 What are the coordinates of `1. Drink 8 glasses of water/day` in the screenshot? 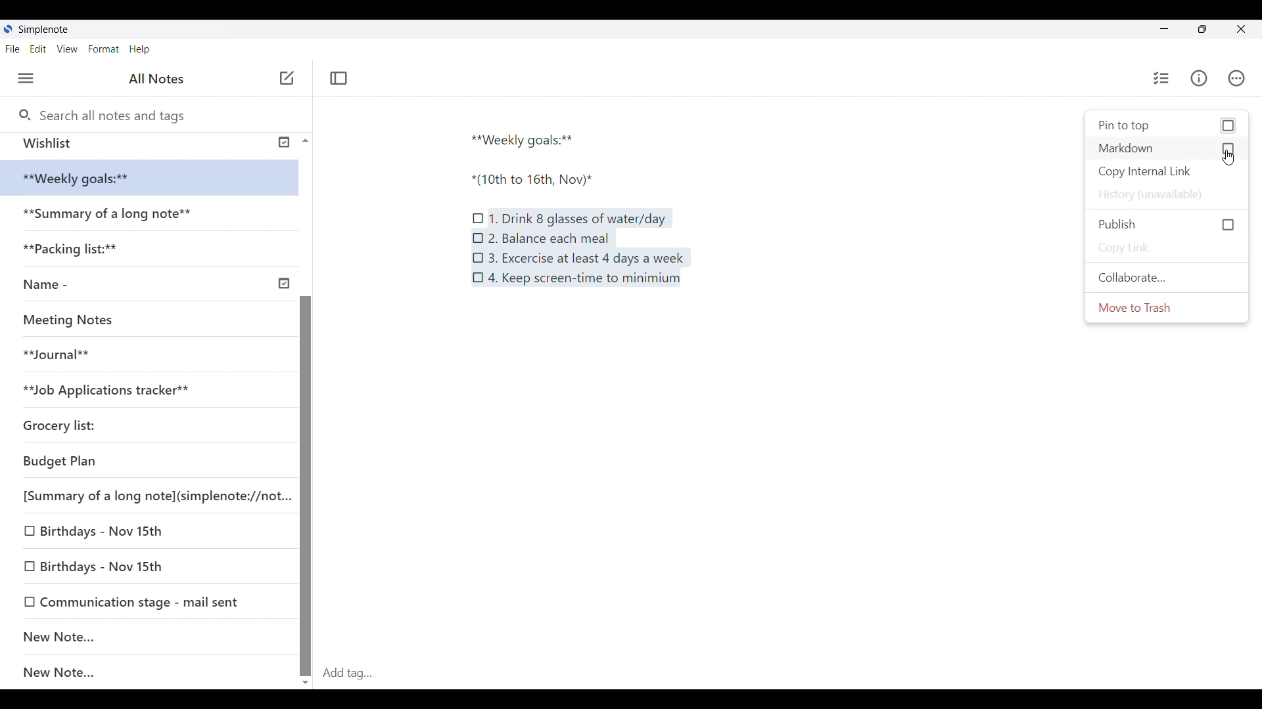 It's located at (579, 218).